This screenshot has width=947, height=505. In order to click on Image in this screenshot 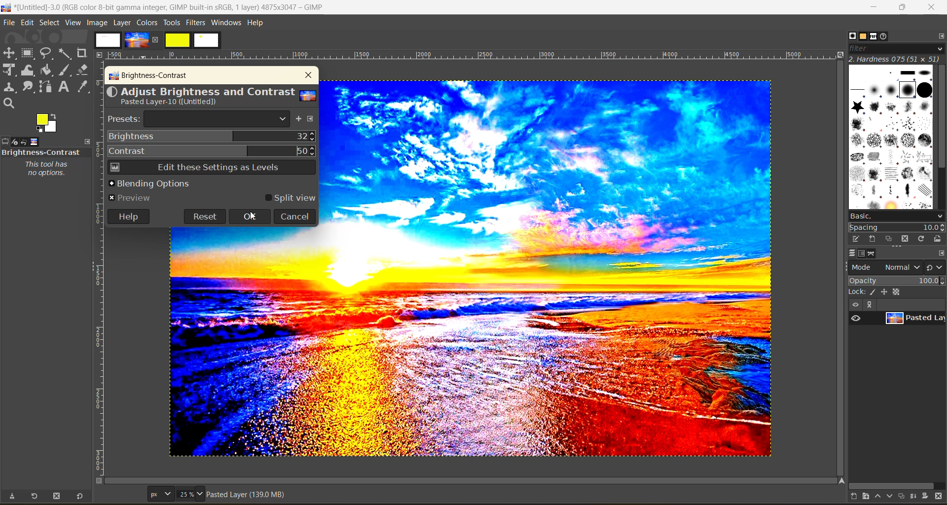, I will do `click(247, 342)`.